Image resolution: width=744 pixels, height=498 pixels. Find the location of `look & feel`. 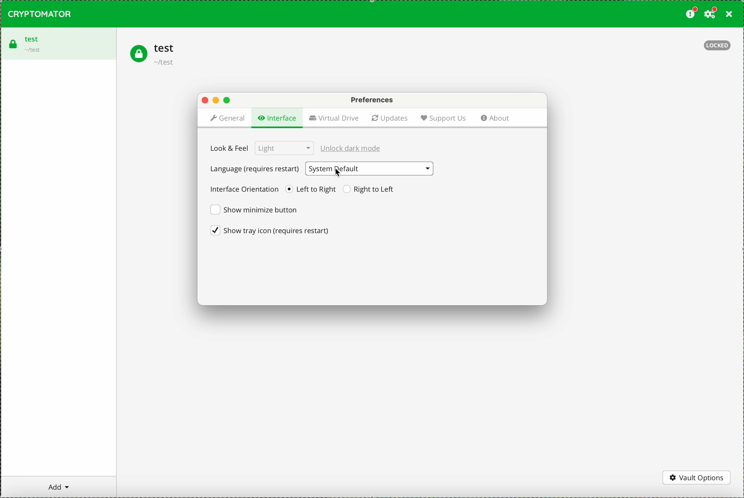

look & feel is located at coordinates (260, 148).